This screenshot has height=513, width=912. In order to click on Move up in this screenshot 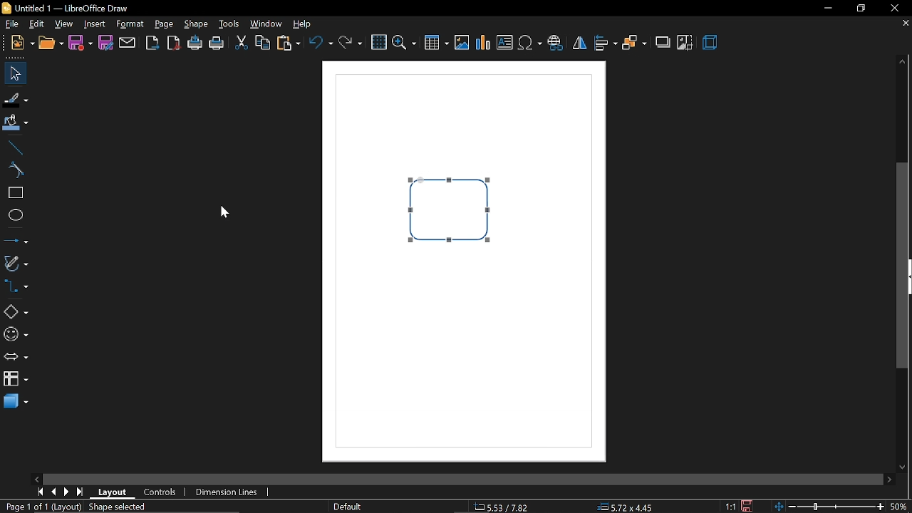, I will do `click(903, 61)`.